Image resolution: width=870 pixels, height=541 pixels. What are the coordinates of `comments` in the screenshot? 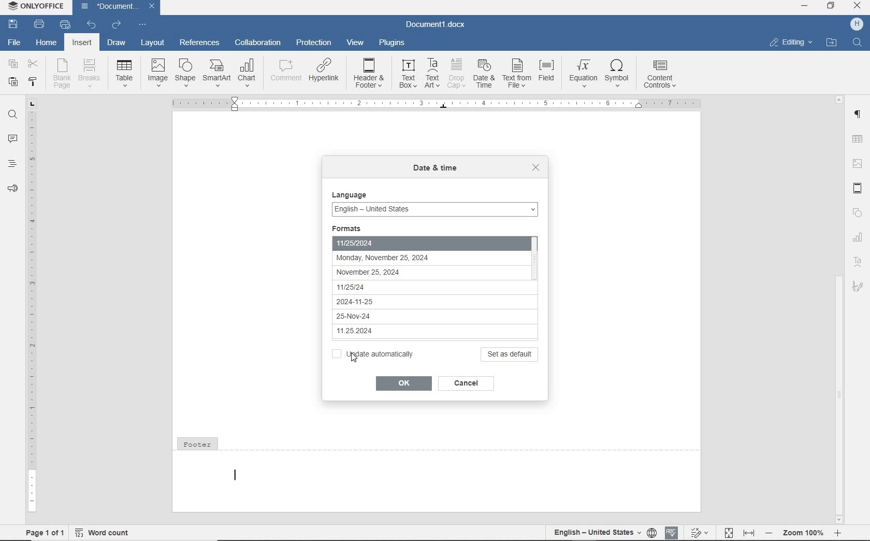 It's located at (11, 138).